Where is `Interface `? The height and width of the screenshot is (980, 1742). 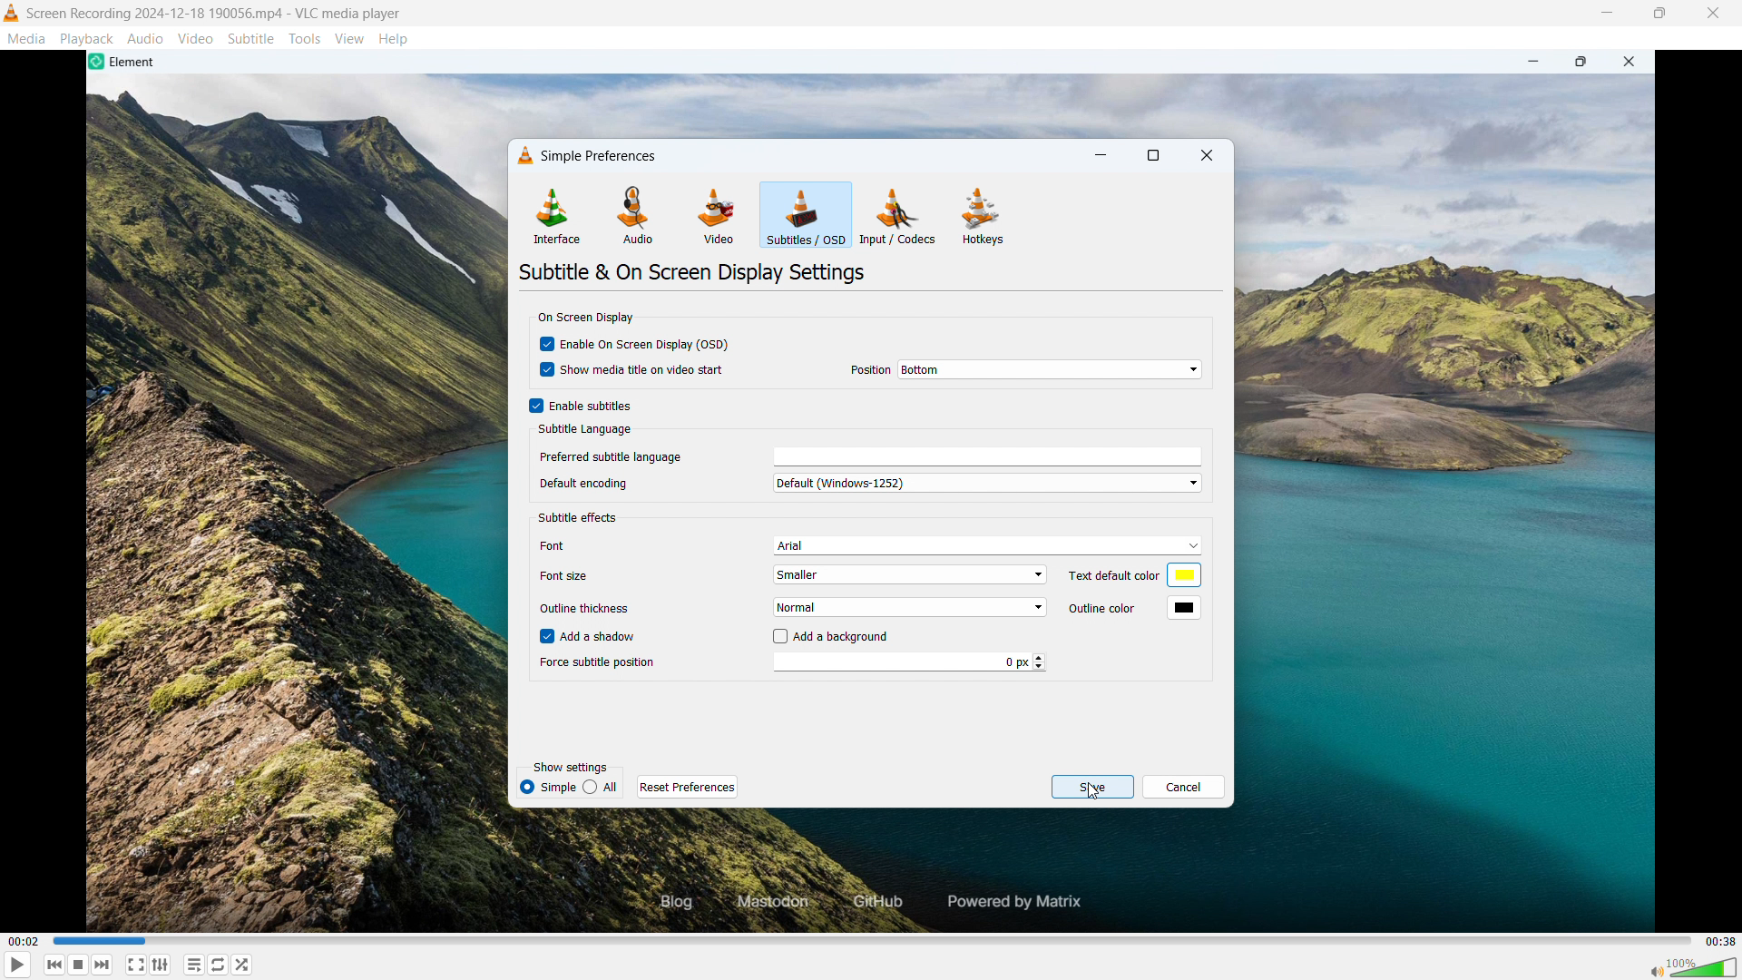 Interface  is located at coordinates (556, 215).